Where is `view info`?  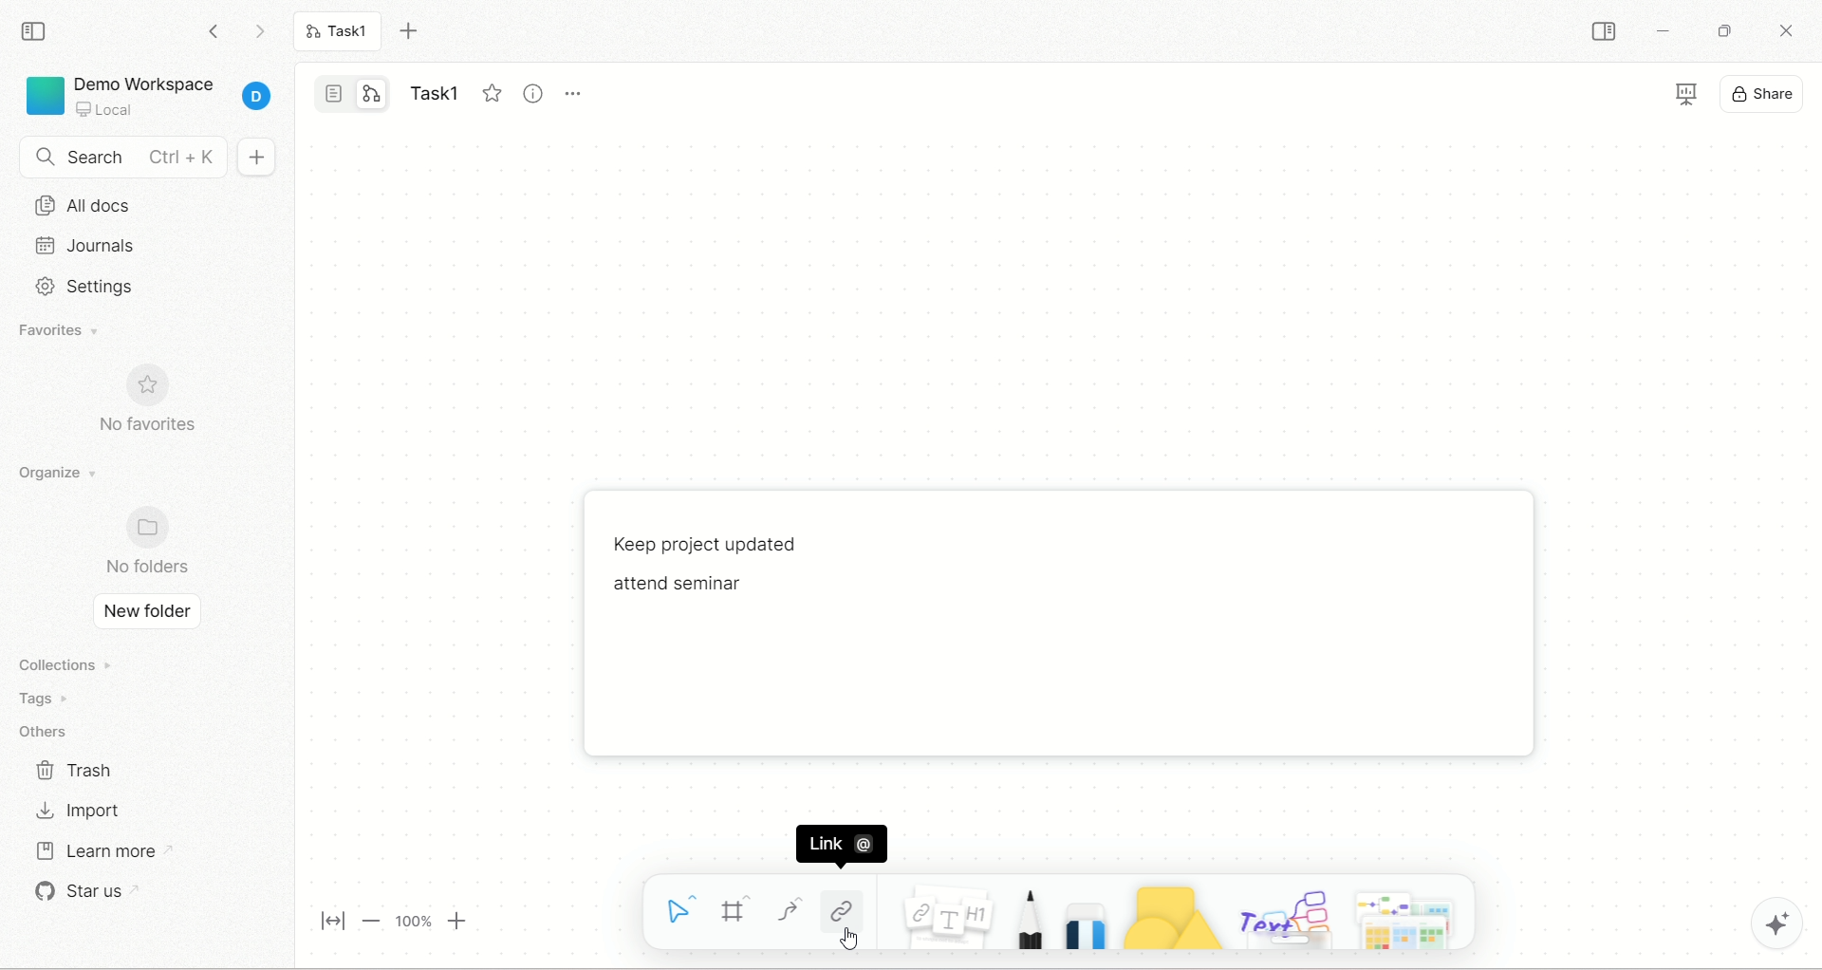
view info is located at coordinates (530, 92).